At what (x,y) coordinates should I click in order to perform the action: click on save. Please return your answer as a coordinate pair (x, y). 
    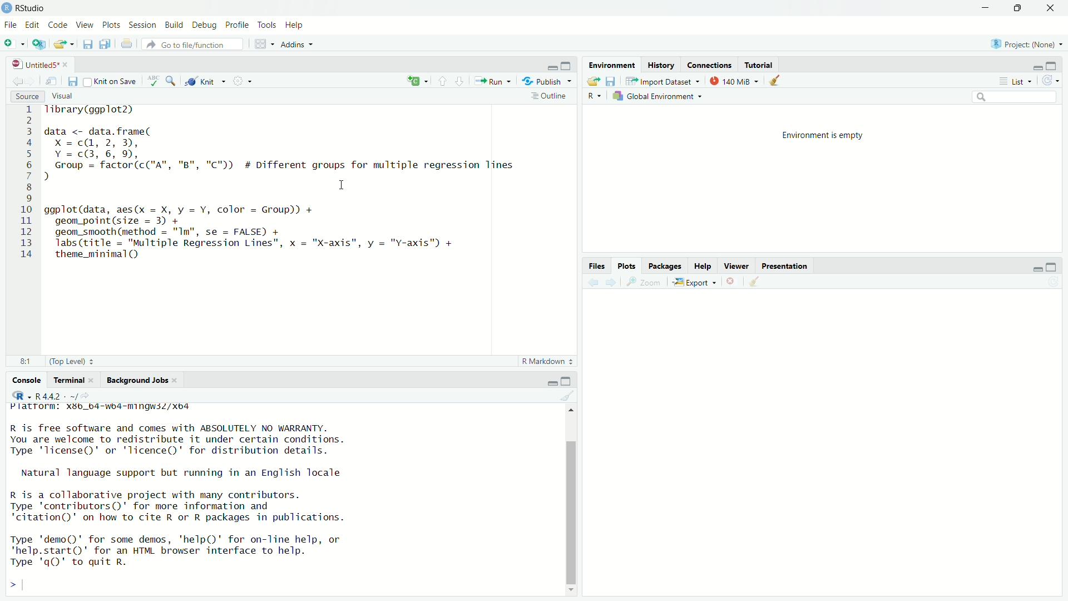
    Looking at the image, I should click on (85, 43).